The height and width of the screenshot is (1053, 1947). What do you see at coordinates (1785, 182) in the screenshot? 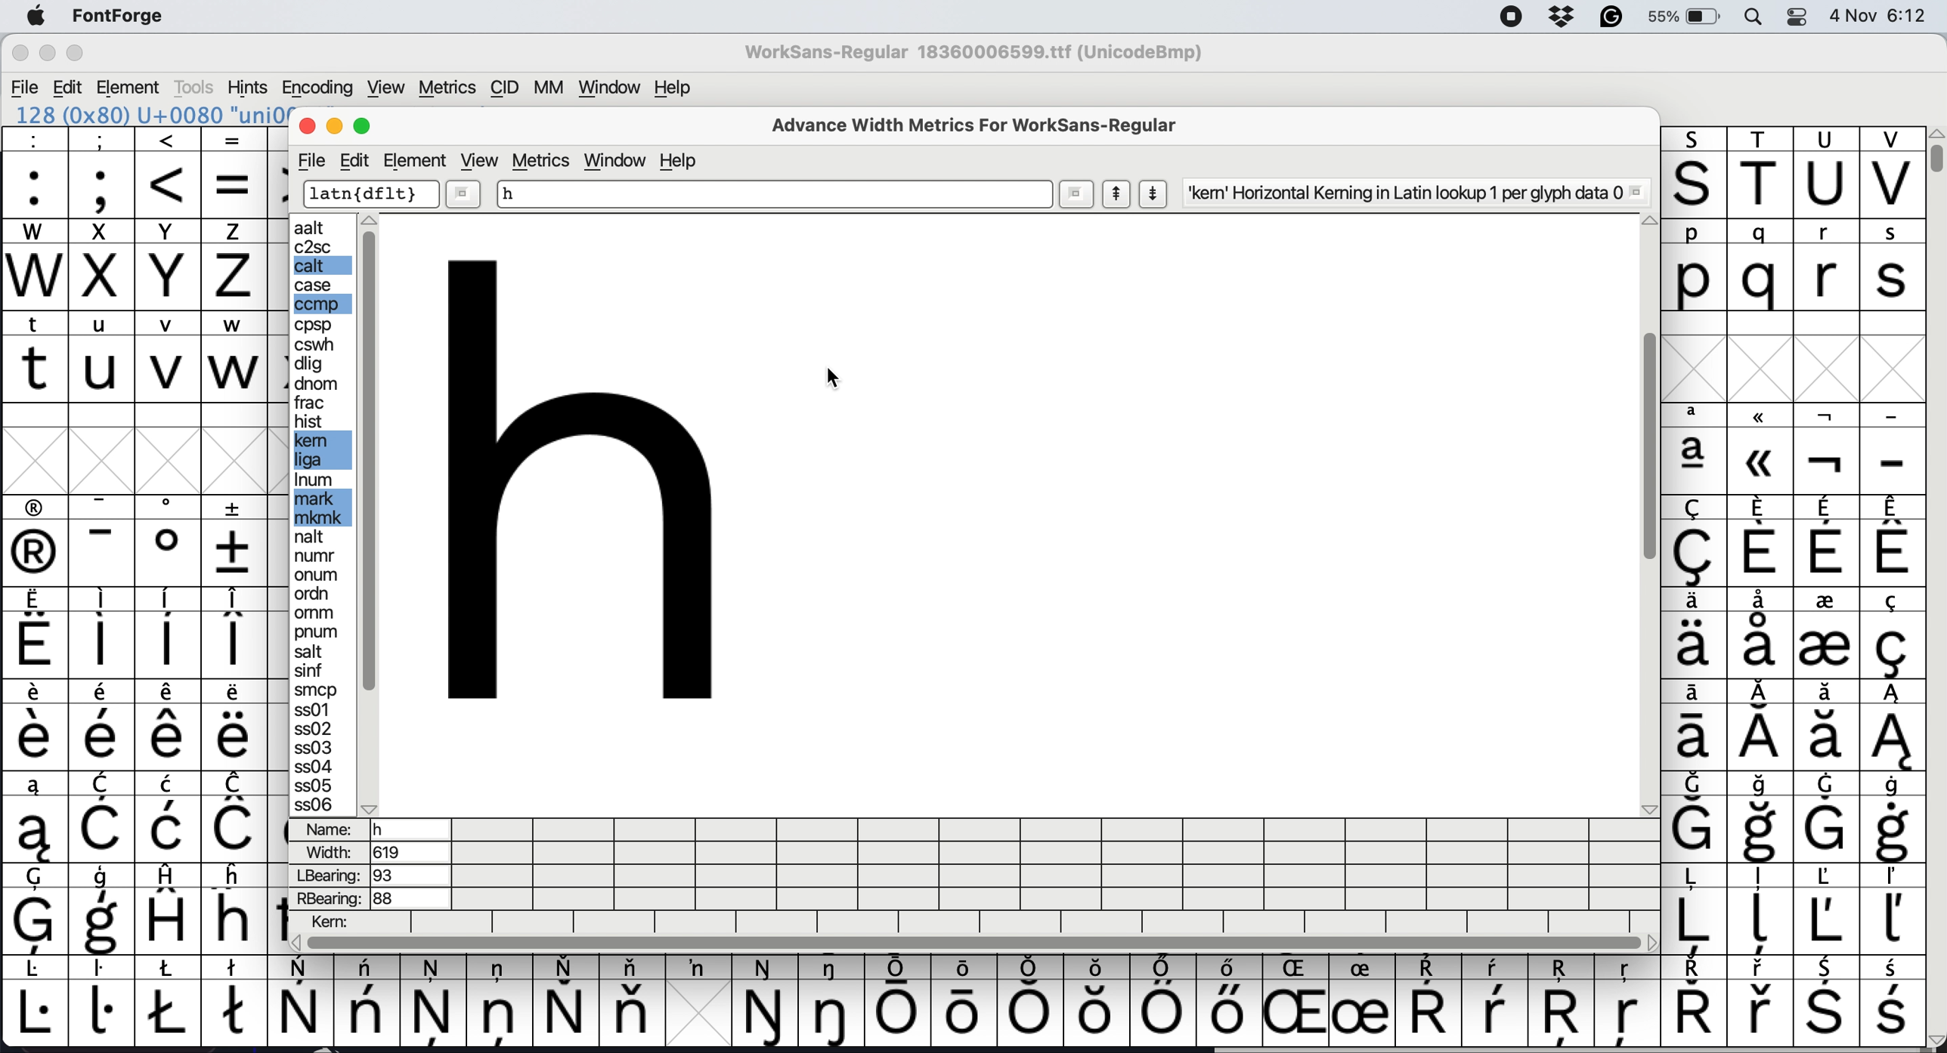
I see `uppercase letters` at bounding box center [1785, 182].